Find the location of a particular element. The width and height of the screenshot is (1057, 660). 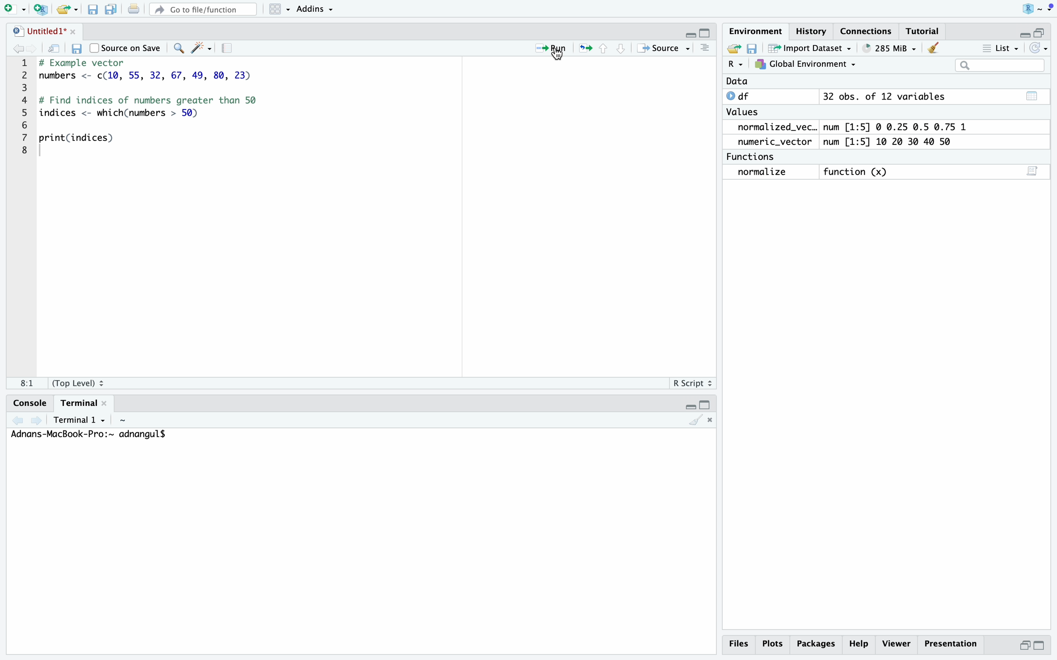

MINIMISE is located at coordinates (690, 31).